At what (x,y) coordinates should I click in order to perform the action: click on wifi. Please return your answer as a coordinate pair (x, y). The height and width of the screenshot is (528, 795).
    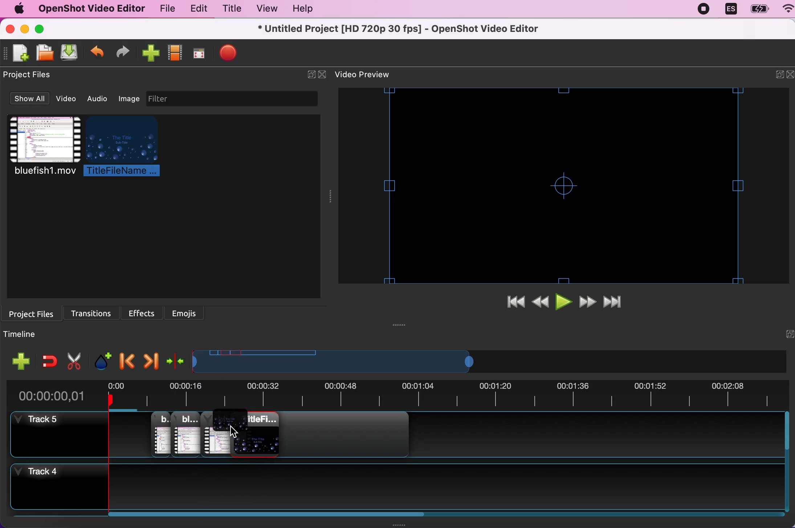
    Looking at the image, I should click on (784, 10).